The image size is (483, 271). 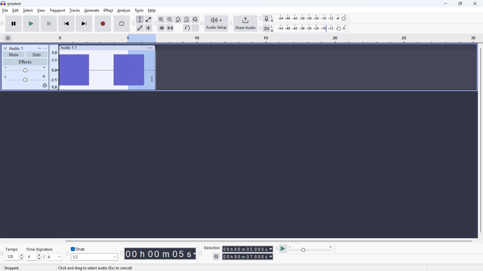 I want to click on Set time signature , so click(x=45, y=257).